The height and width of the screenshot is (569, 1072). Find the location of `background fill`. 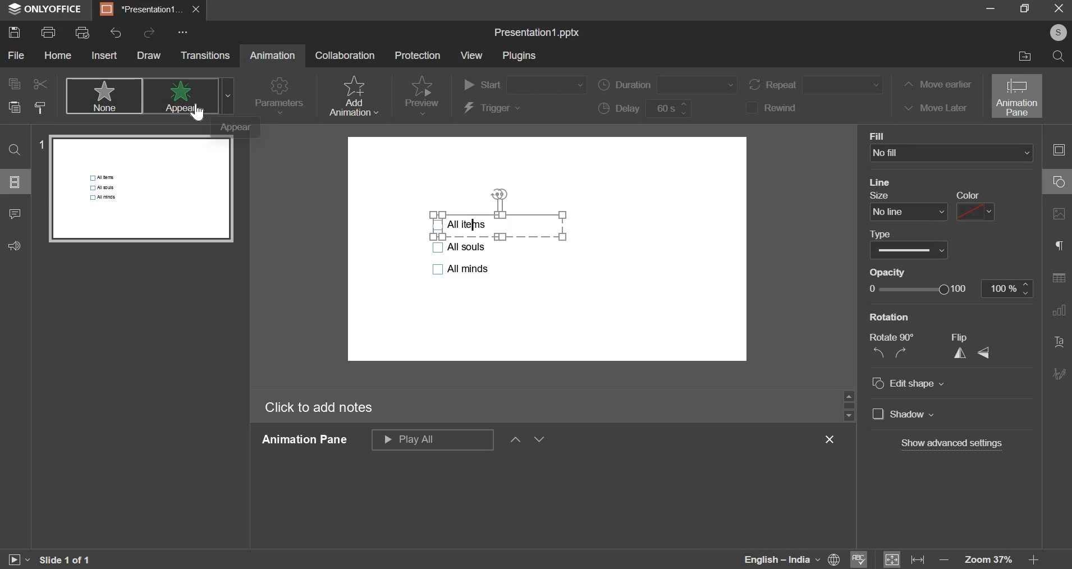

background fill is located at coordinates (953, 153).